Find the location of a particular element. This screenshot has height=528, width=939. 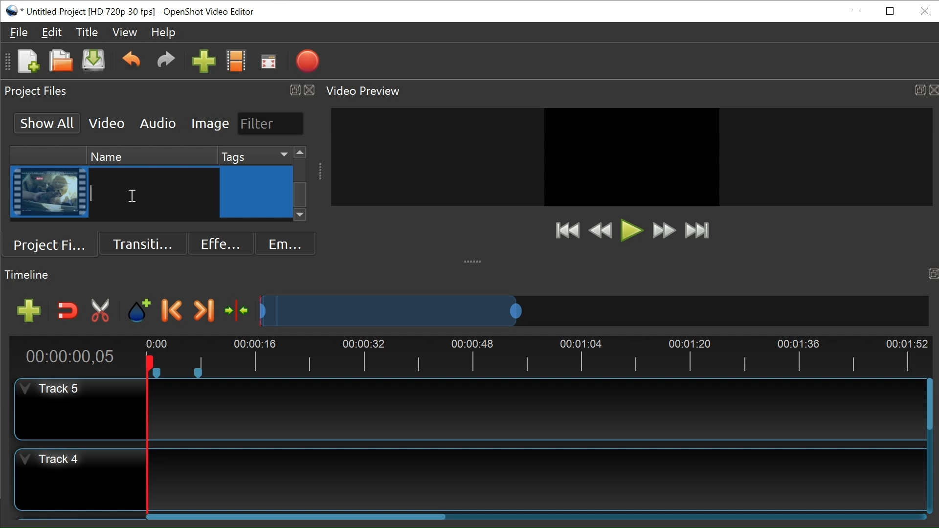

Fullscreen is located at coordinates (268, 62).